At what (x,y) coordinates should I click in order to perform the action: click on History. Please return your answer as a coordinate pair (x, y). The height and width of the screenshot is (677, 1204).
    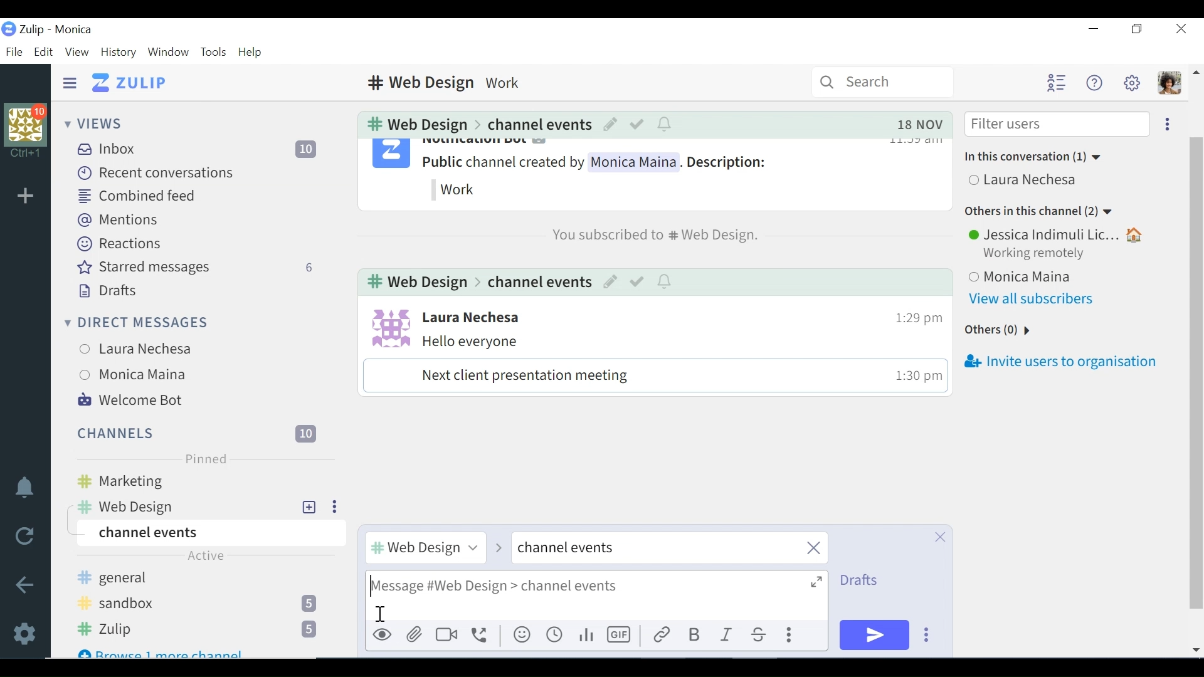
    Looking at the image, I should click on (118, 52).